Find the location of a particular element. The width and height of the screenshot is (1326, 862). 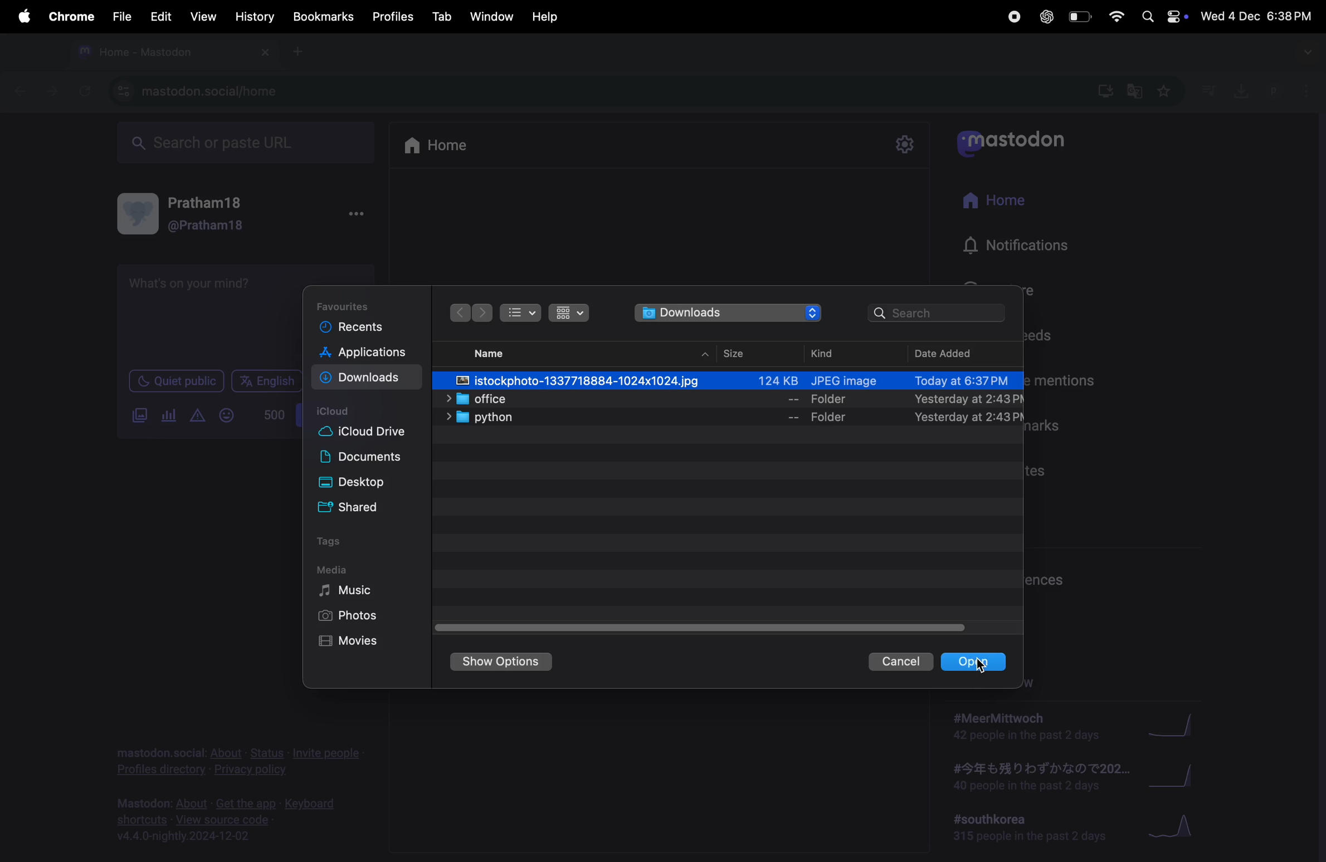

alert is located at coordinates (196, 415).